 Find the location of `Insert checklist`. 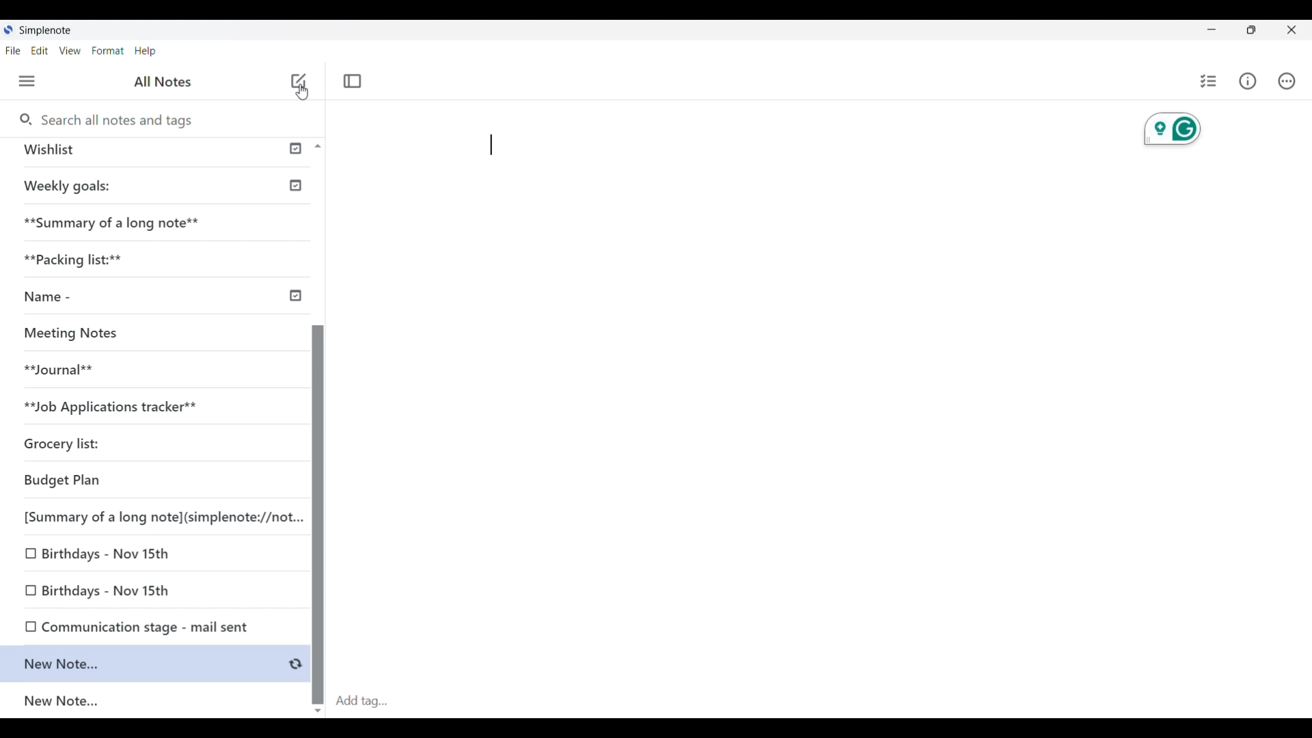

Insert checklist is located at coordinates (1208, 81).